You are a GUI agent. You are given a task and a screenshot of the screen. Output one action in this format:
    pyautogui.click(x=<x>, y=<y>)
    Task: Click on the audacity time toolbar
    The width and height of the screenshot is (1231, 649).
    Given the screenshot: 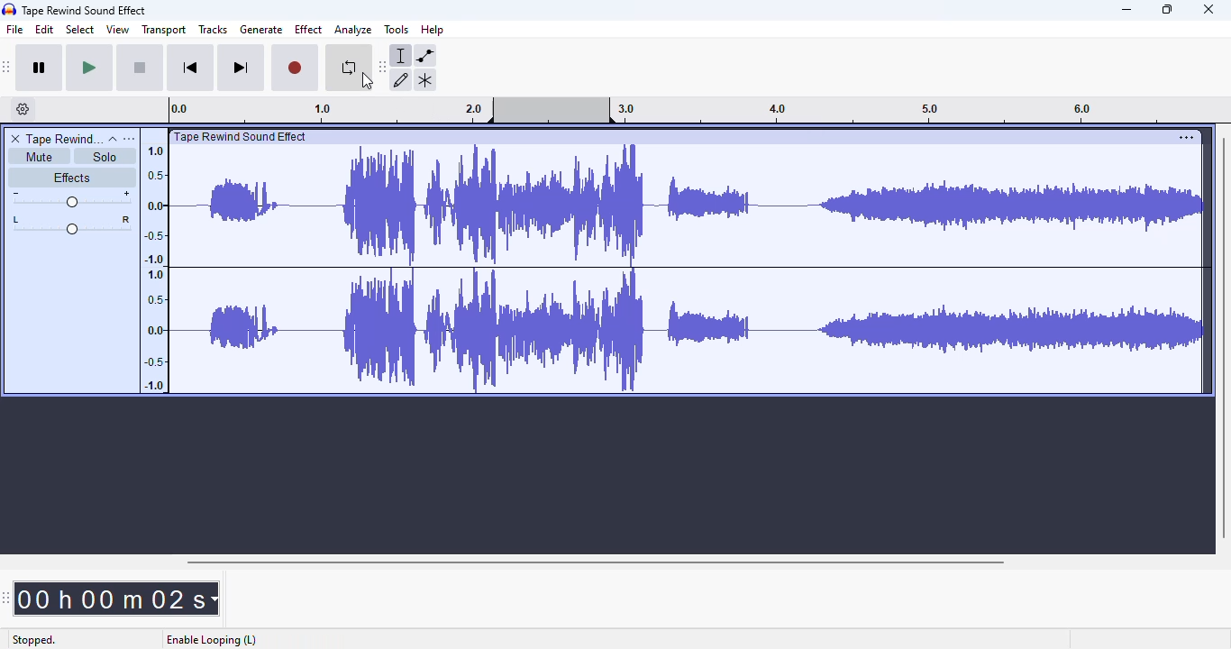 What is the action you would take?
    pyautogui.click(x=6, y=597)
    